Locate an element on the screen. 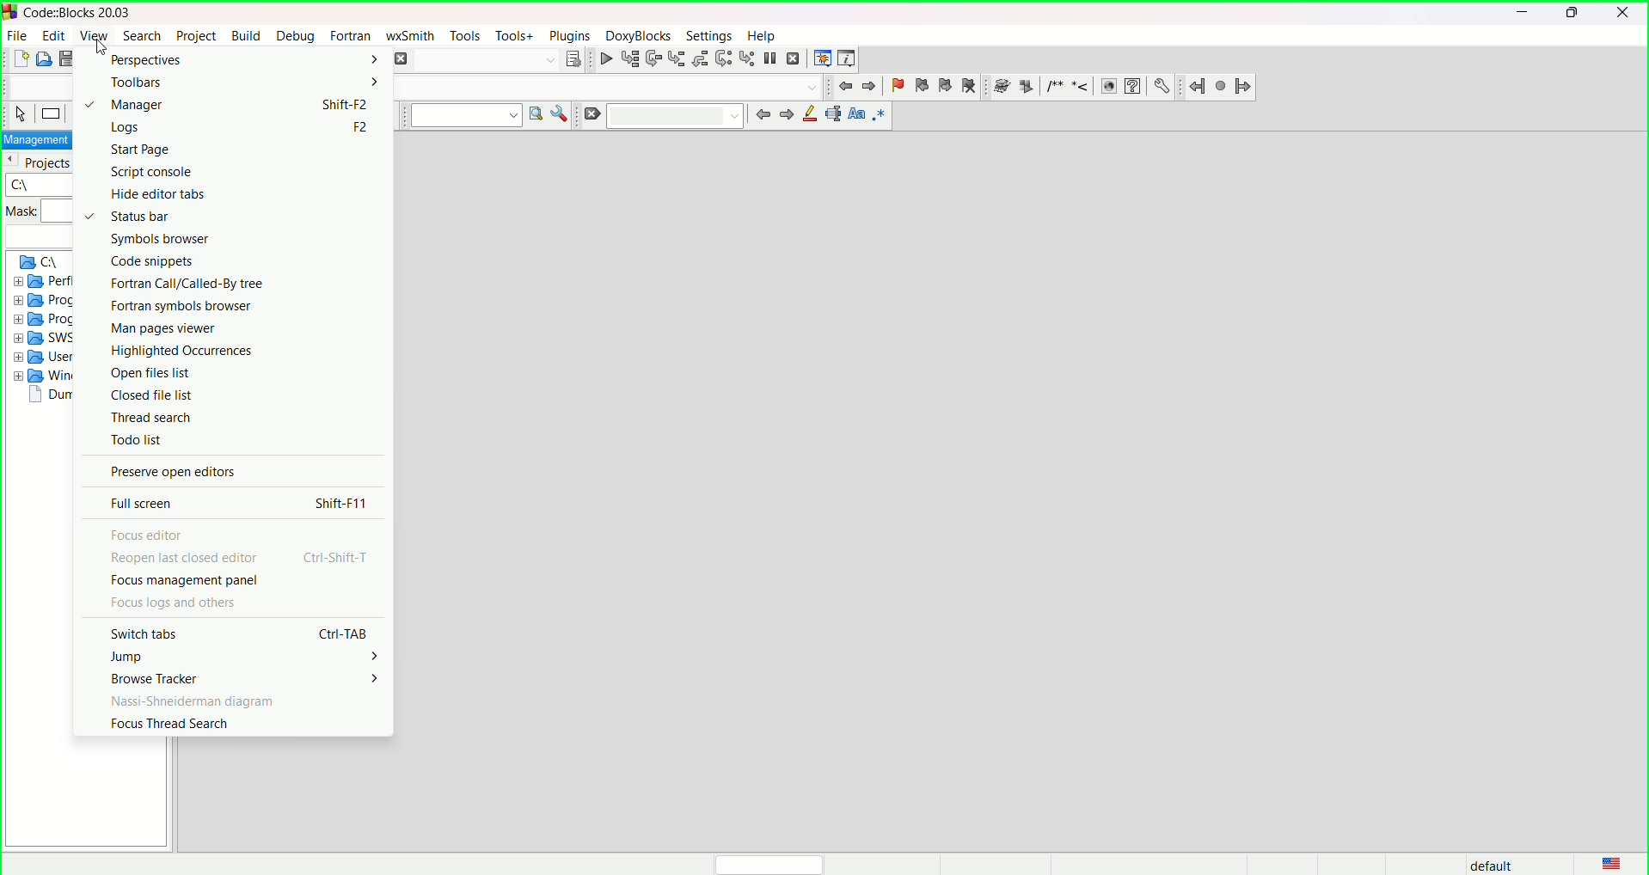 The height and width of the screenshot is (875, 1649). highlighted occurrences is located at coordinates (180, 350).